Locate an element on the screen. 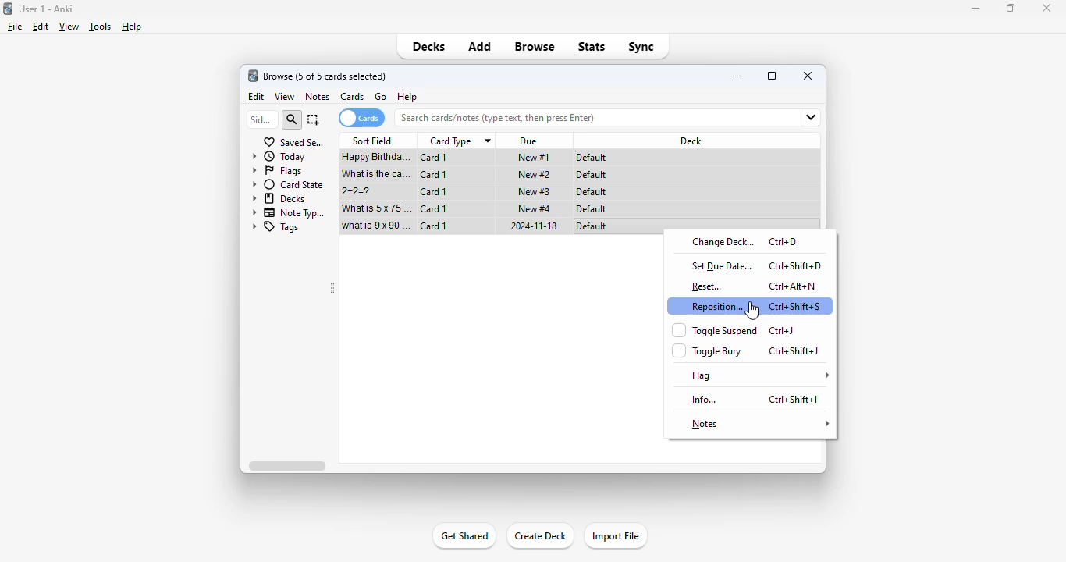 This screenshot has width=1066, height=562. deck is located at coordinates (692, 140).